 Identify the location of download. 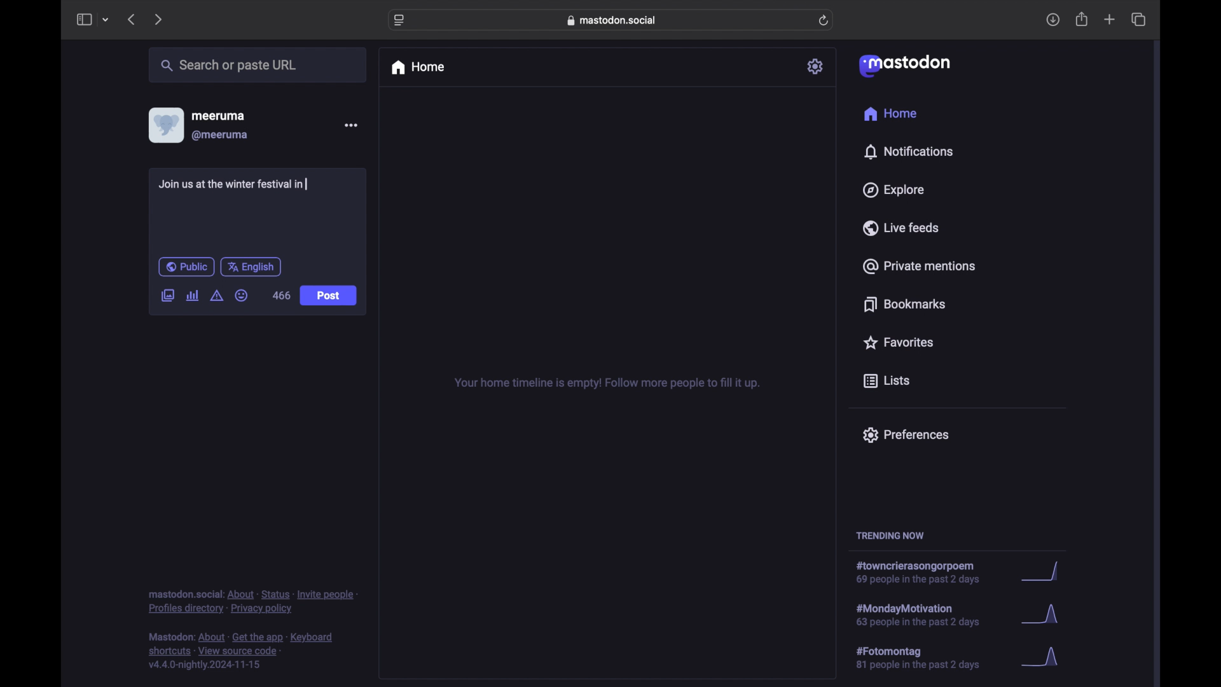
(1053, 20).